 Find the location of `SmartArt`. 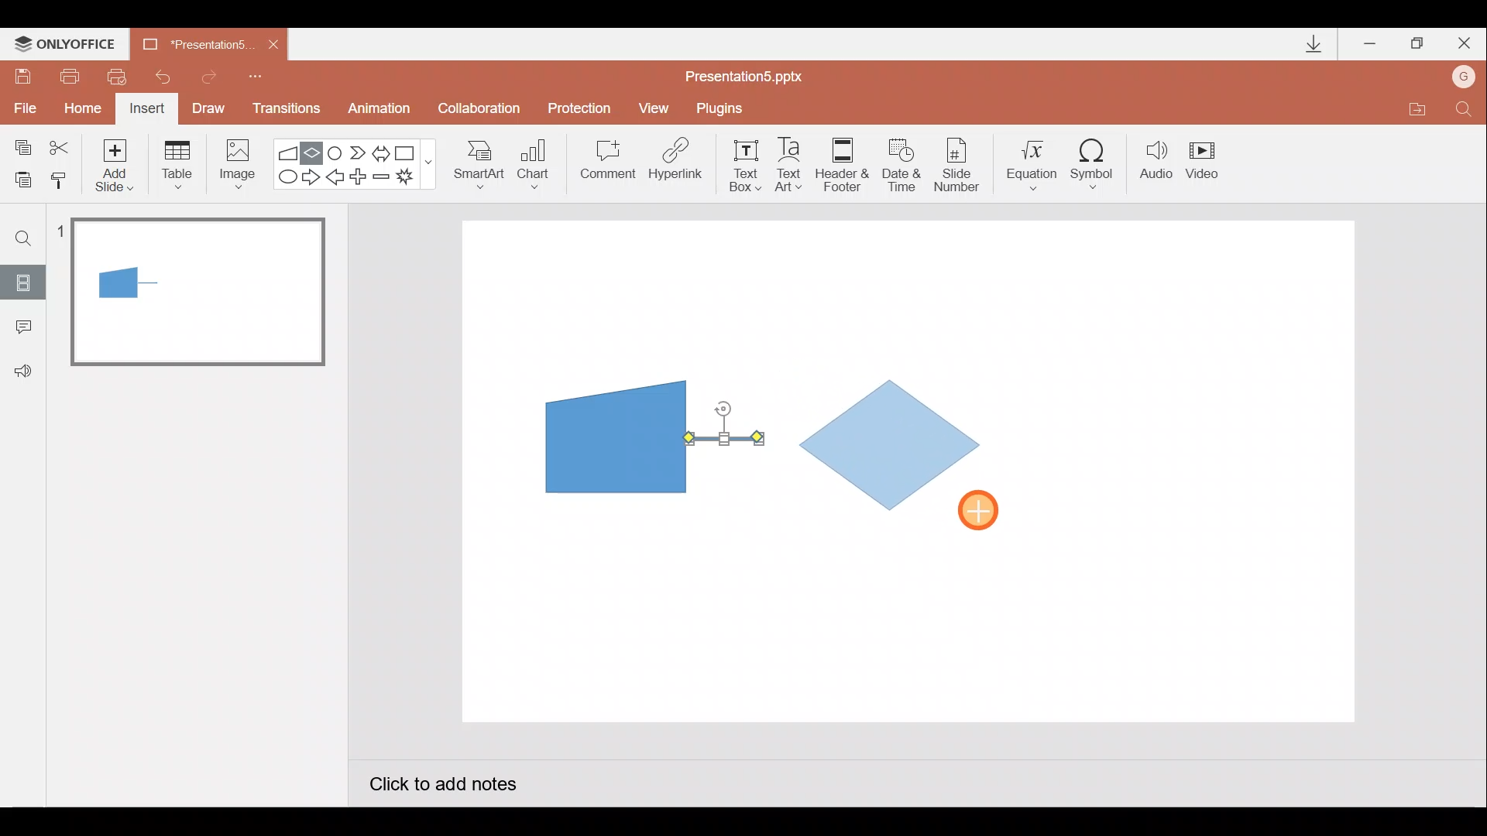

SmartArt is located at coordinates (473, 163).